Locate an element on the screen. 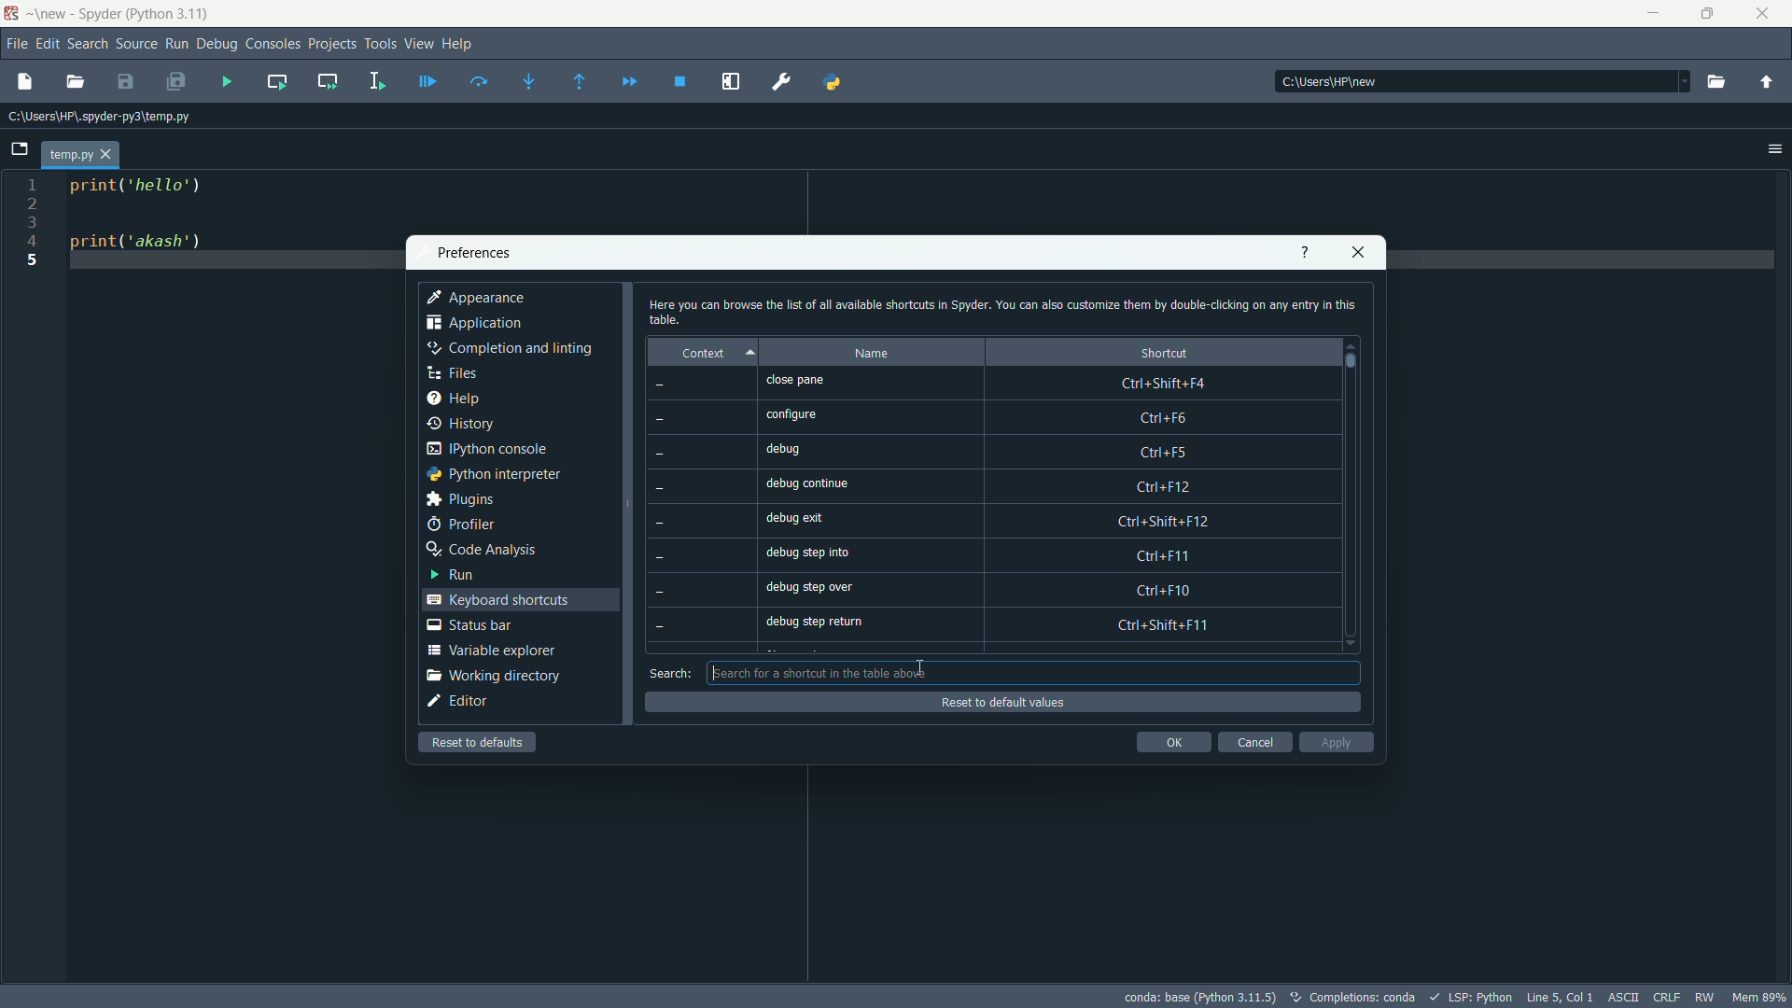 Image resolution: width=1792 pixels, height=1008 pixels. code analysis is located at coordinates (487, 550).